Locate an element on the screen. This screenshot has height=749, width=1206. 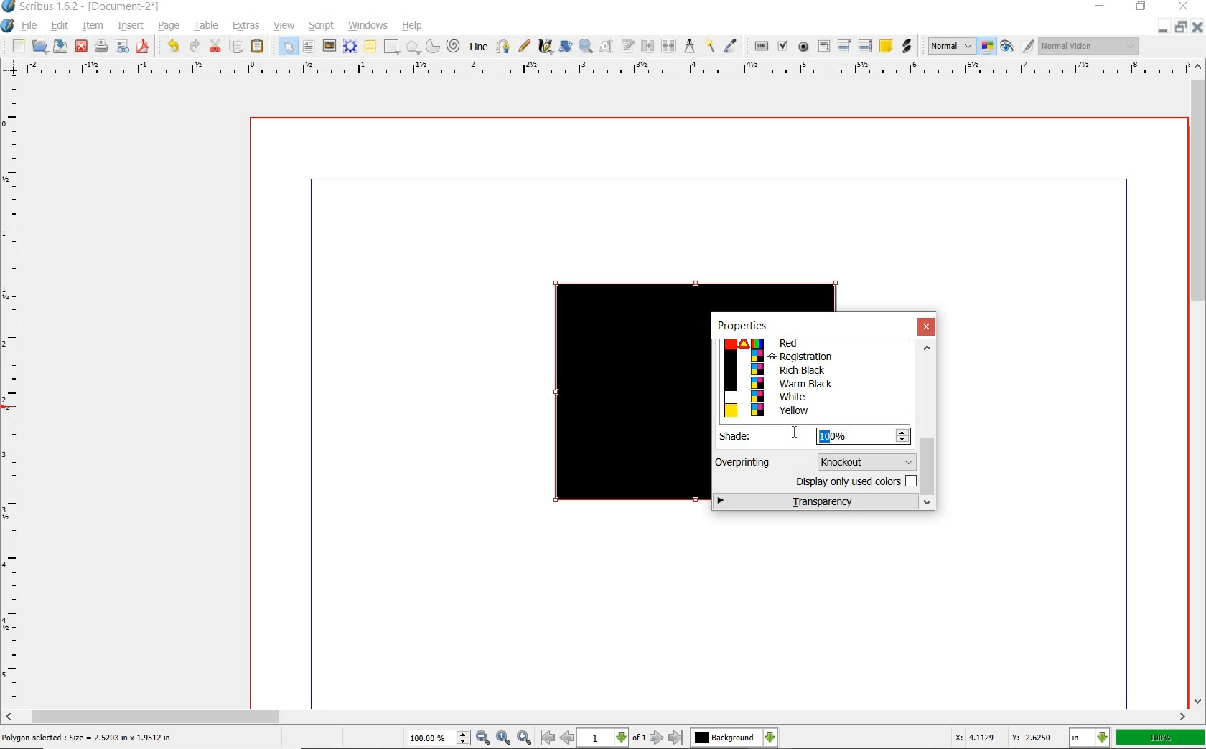
toggle management system is located at coordinates (987, 47).